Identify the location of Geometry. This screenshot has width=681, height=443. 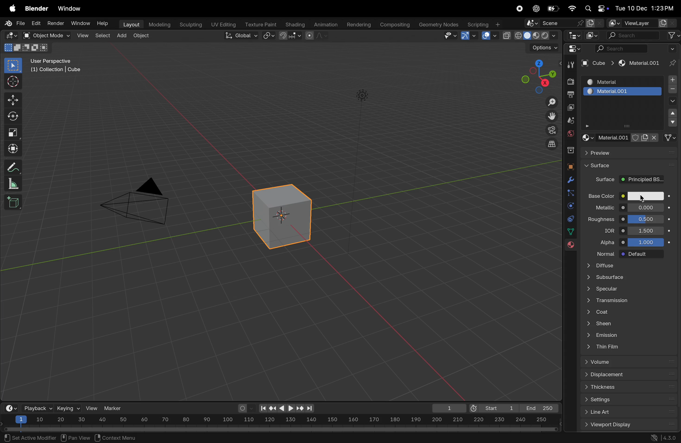
(440, 25).